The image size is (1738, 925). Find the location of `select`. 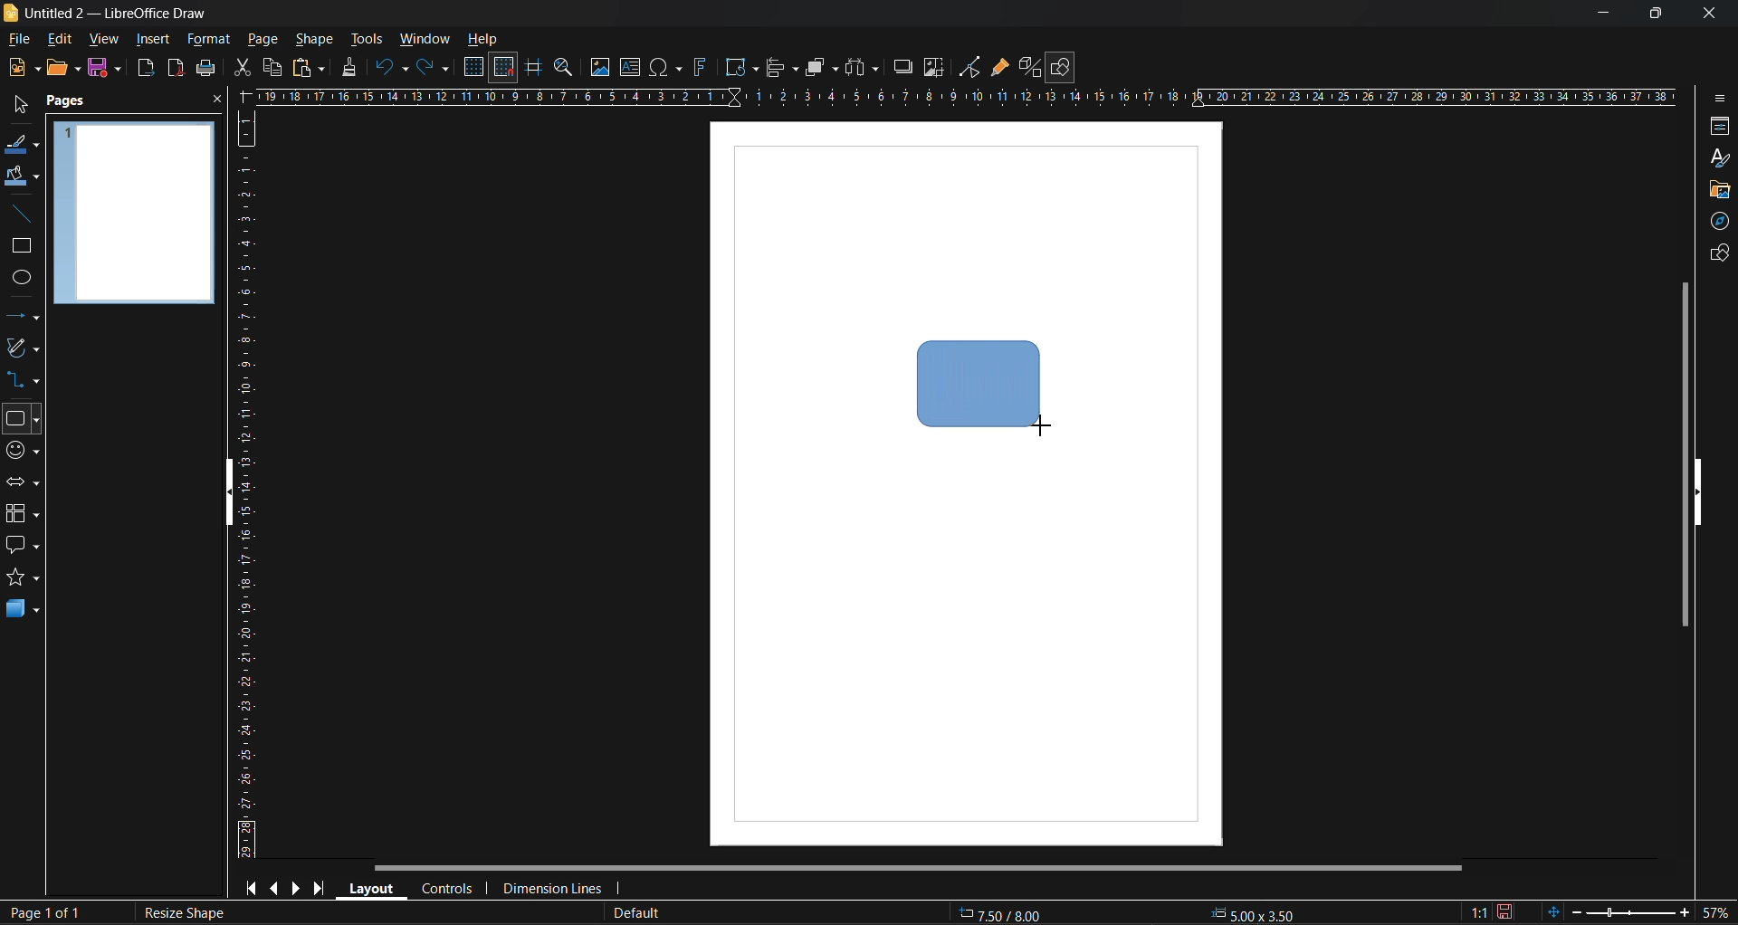

select is located at coordinates (20, 101).